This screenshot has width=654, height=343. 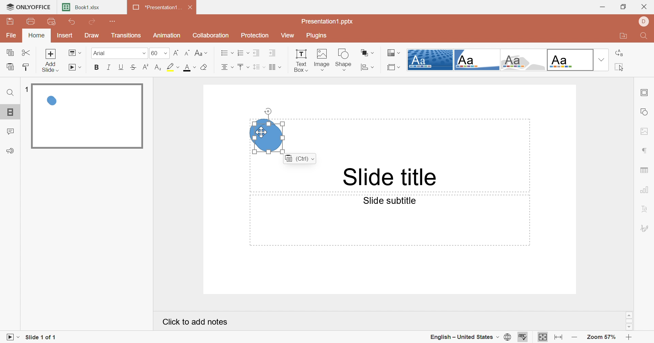 What do you see at coordinates (128, 36) in the screenshot?
I see `Transitions` at bounding box center [128, 36].